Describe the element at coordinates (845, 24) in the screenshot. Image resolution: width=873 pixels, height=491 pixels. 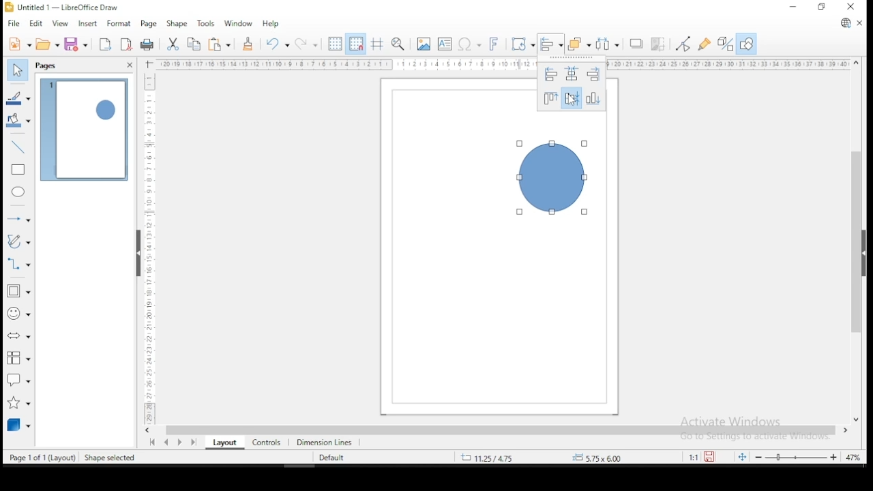
I see `libreoffice update` at that location.